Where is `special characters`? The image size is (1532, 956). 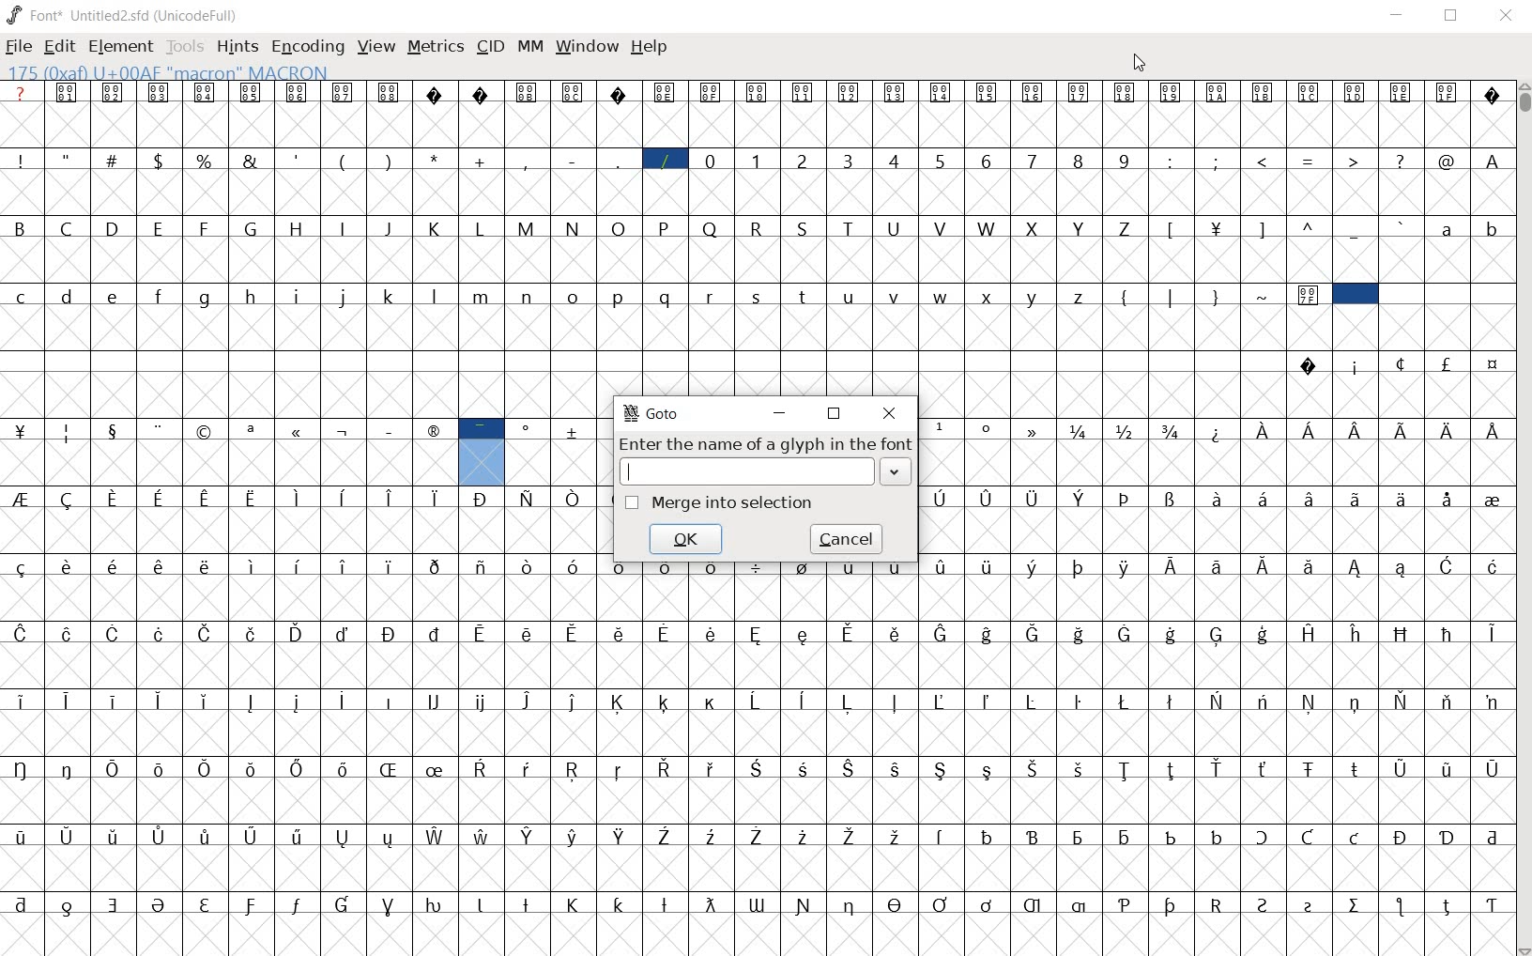 special characters is located at coordinates (329, 454).